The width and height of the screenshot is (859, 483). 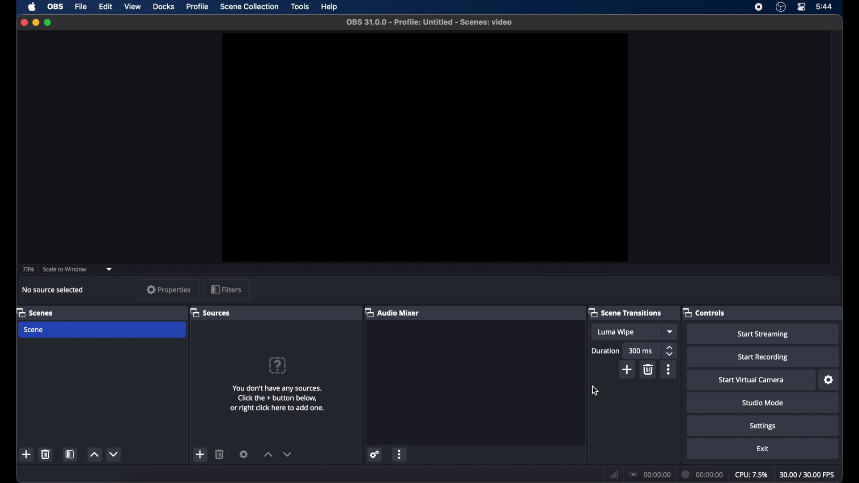 I want to click on 300 ms, so click(x=642, y=351).